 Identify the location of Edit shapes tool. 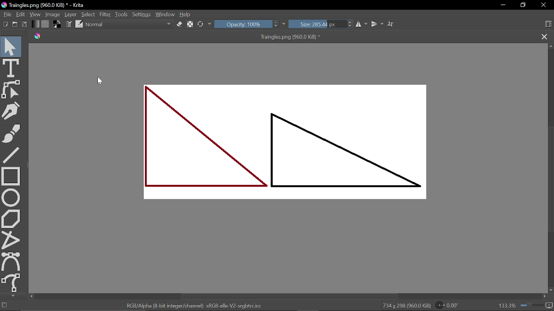
(12, 89).